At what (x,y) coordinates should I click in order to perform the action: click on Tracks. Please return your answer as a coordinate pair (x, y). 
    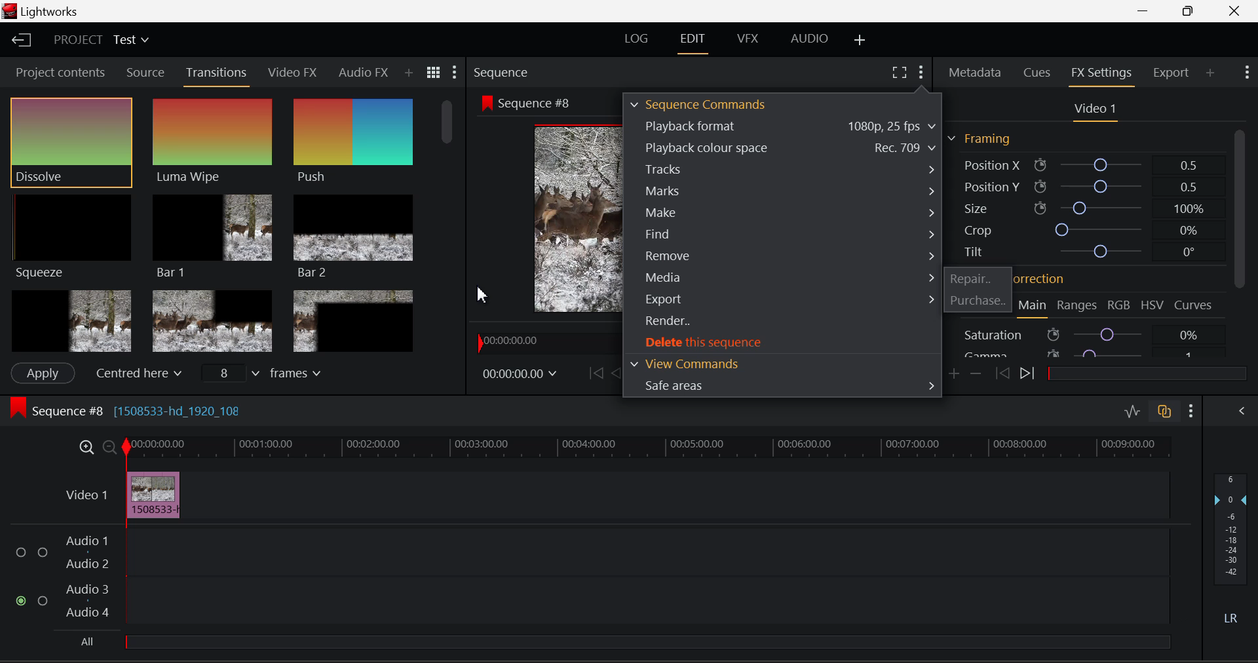
    Looking at the image, I should click on (784, 168).